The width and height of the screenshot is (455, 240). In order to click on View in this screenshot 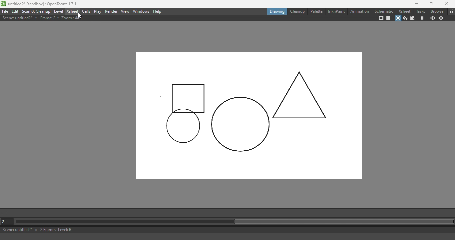, I will do `click(126, 11)`.